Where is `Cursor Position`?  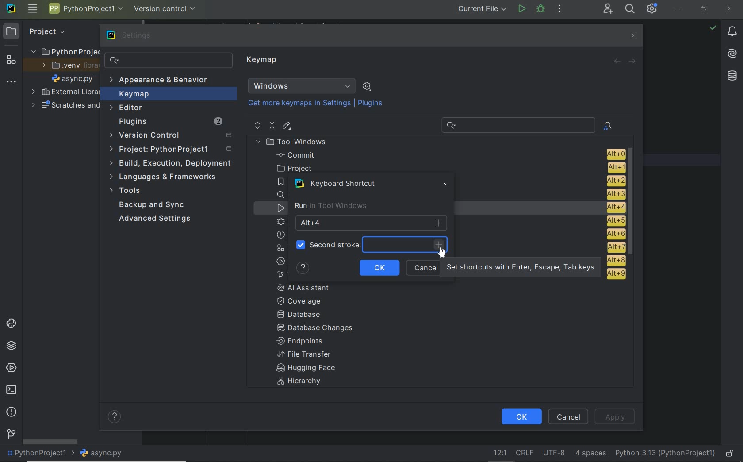
Cursor Position is located at coordinates (443, 252).